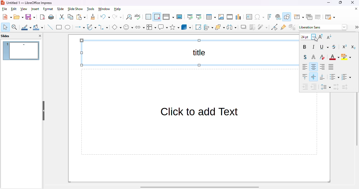 The height and width of the screenshot is (189, 359). What do you see at coordinates (157, 17) in the screenshot?
I see `snap to grid` at bounding box center [157, 17].